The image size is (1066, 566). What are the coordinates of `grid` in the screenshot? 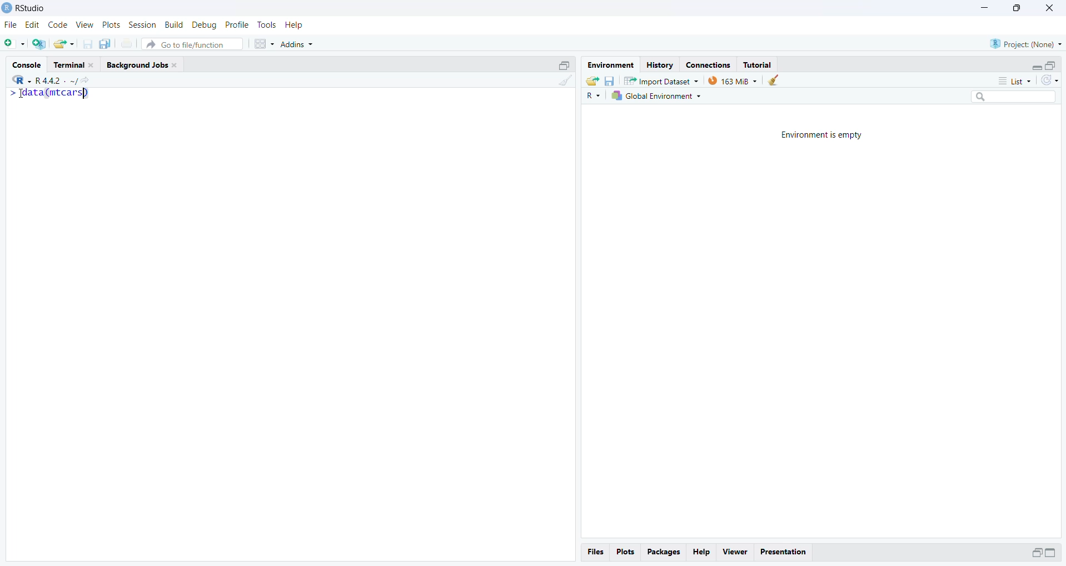 It's located at (265, 43).